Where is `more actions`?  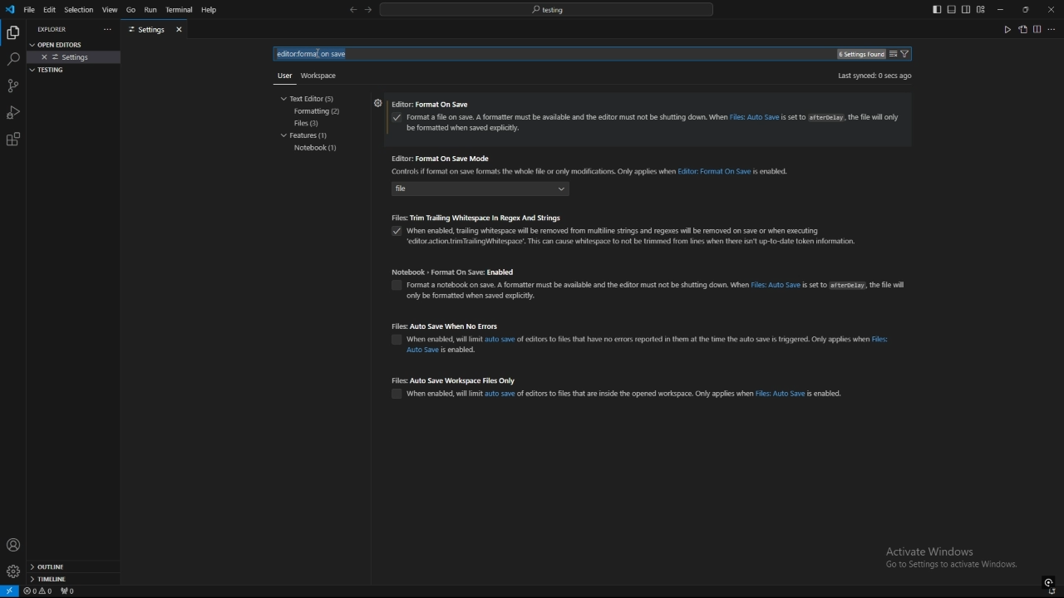
more actions is located at coordinates (106, 30).